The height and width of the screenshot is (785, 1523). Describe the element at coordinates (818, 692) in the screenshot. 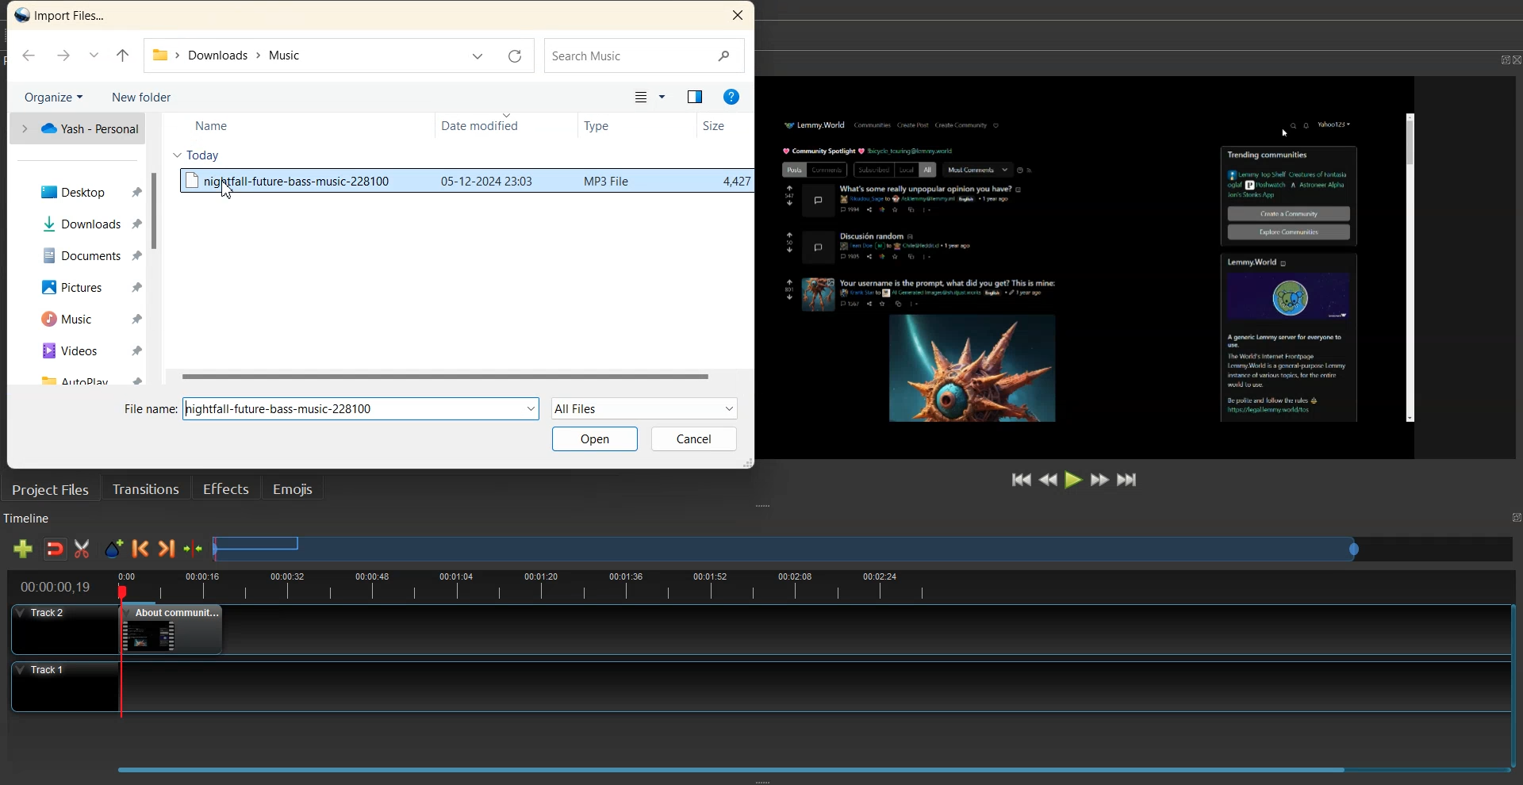

I see `Track 2` at that location.